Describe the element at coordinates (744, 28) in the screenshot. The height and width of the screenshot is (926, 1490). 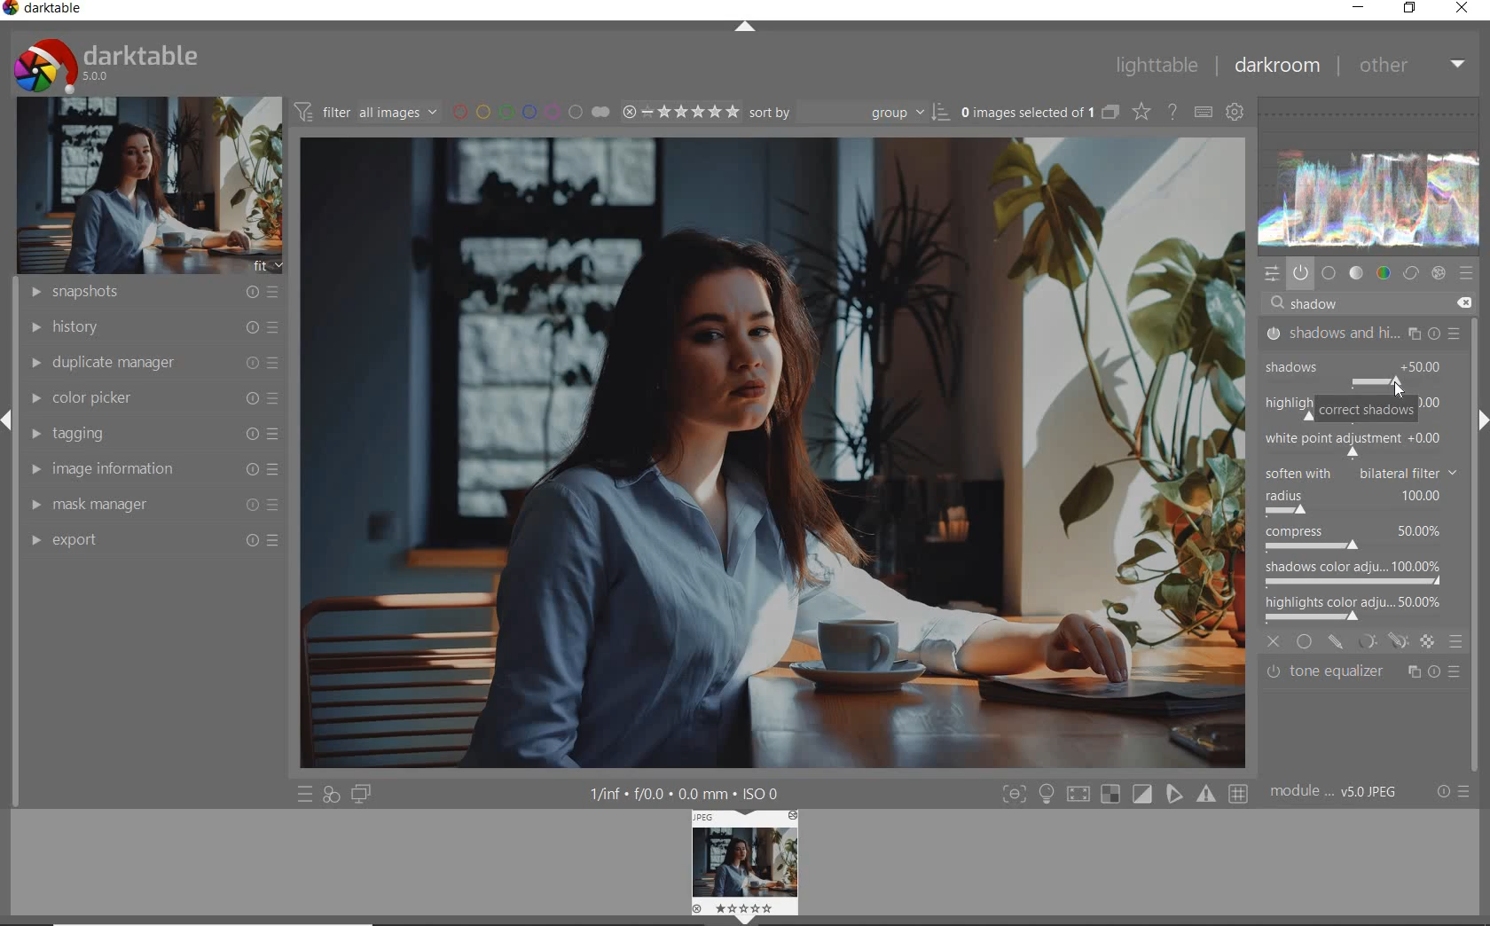
I see `expand/collapse` at that location.